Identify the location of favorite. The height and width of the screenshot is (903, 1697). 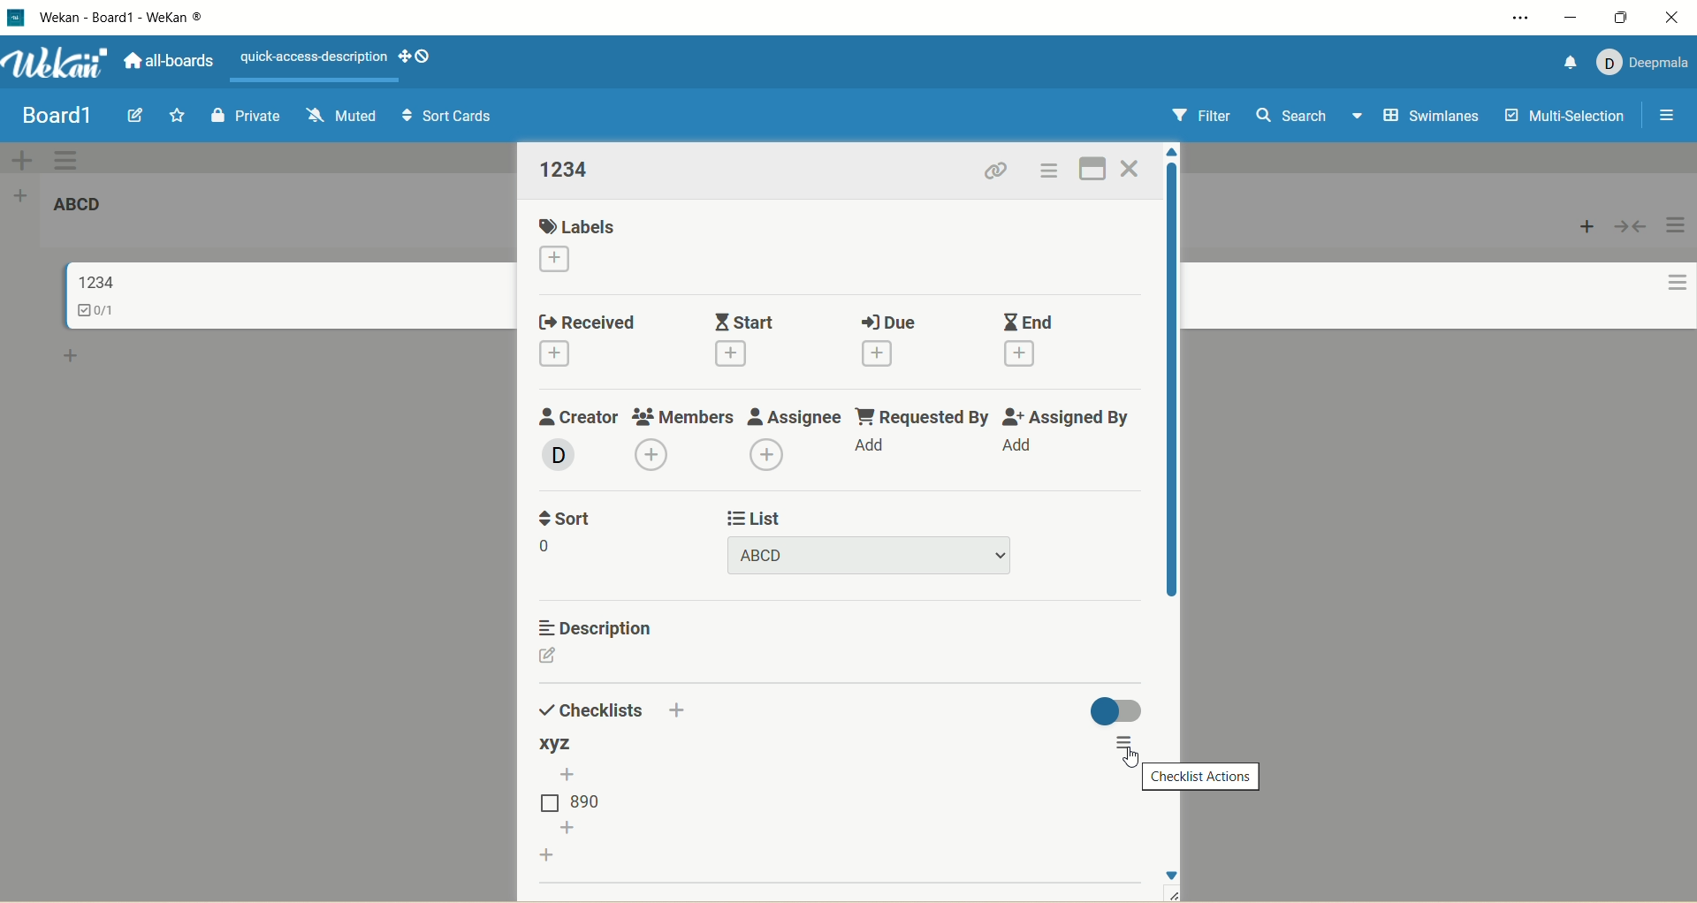
(179, 114).